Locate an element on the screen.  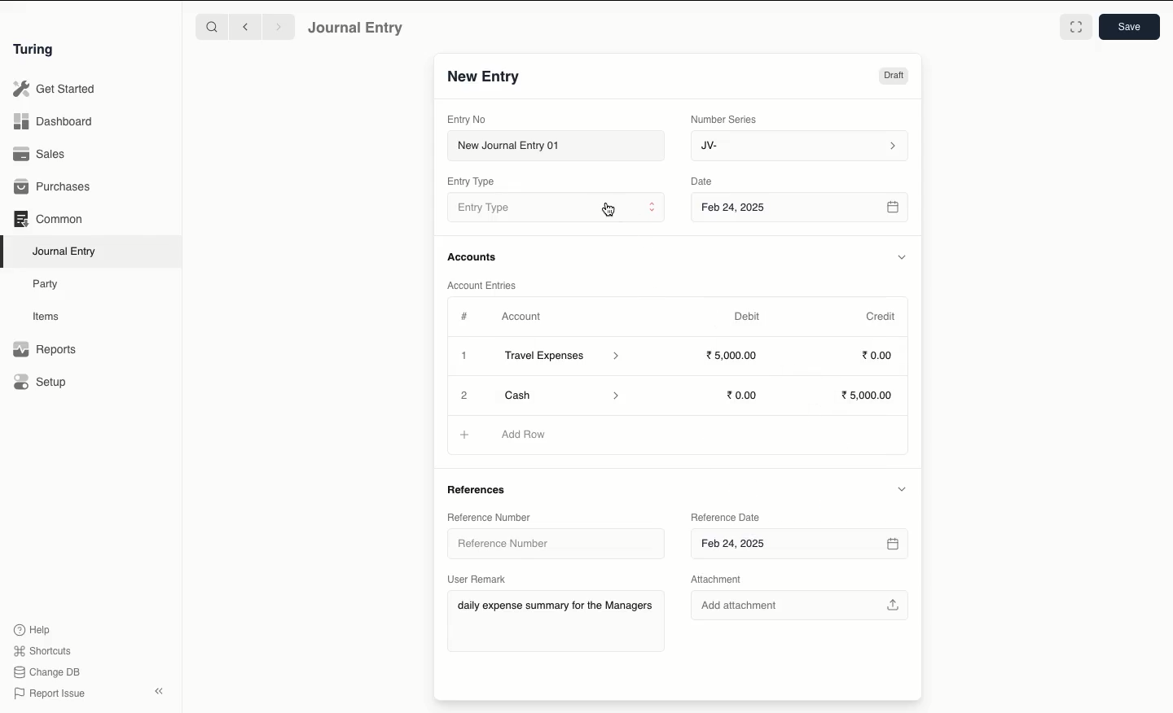
Turing is located at coordinates (37, 50).